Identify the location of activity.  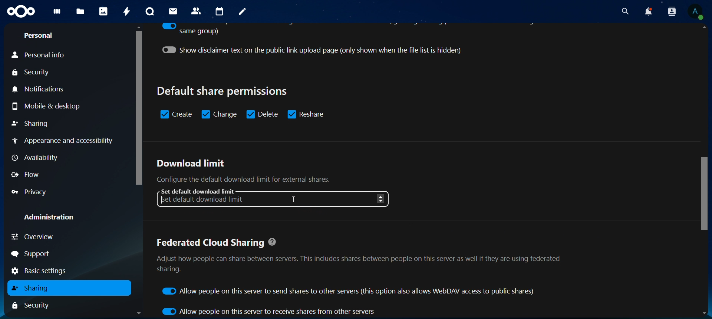
(126, 12).